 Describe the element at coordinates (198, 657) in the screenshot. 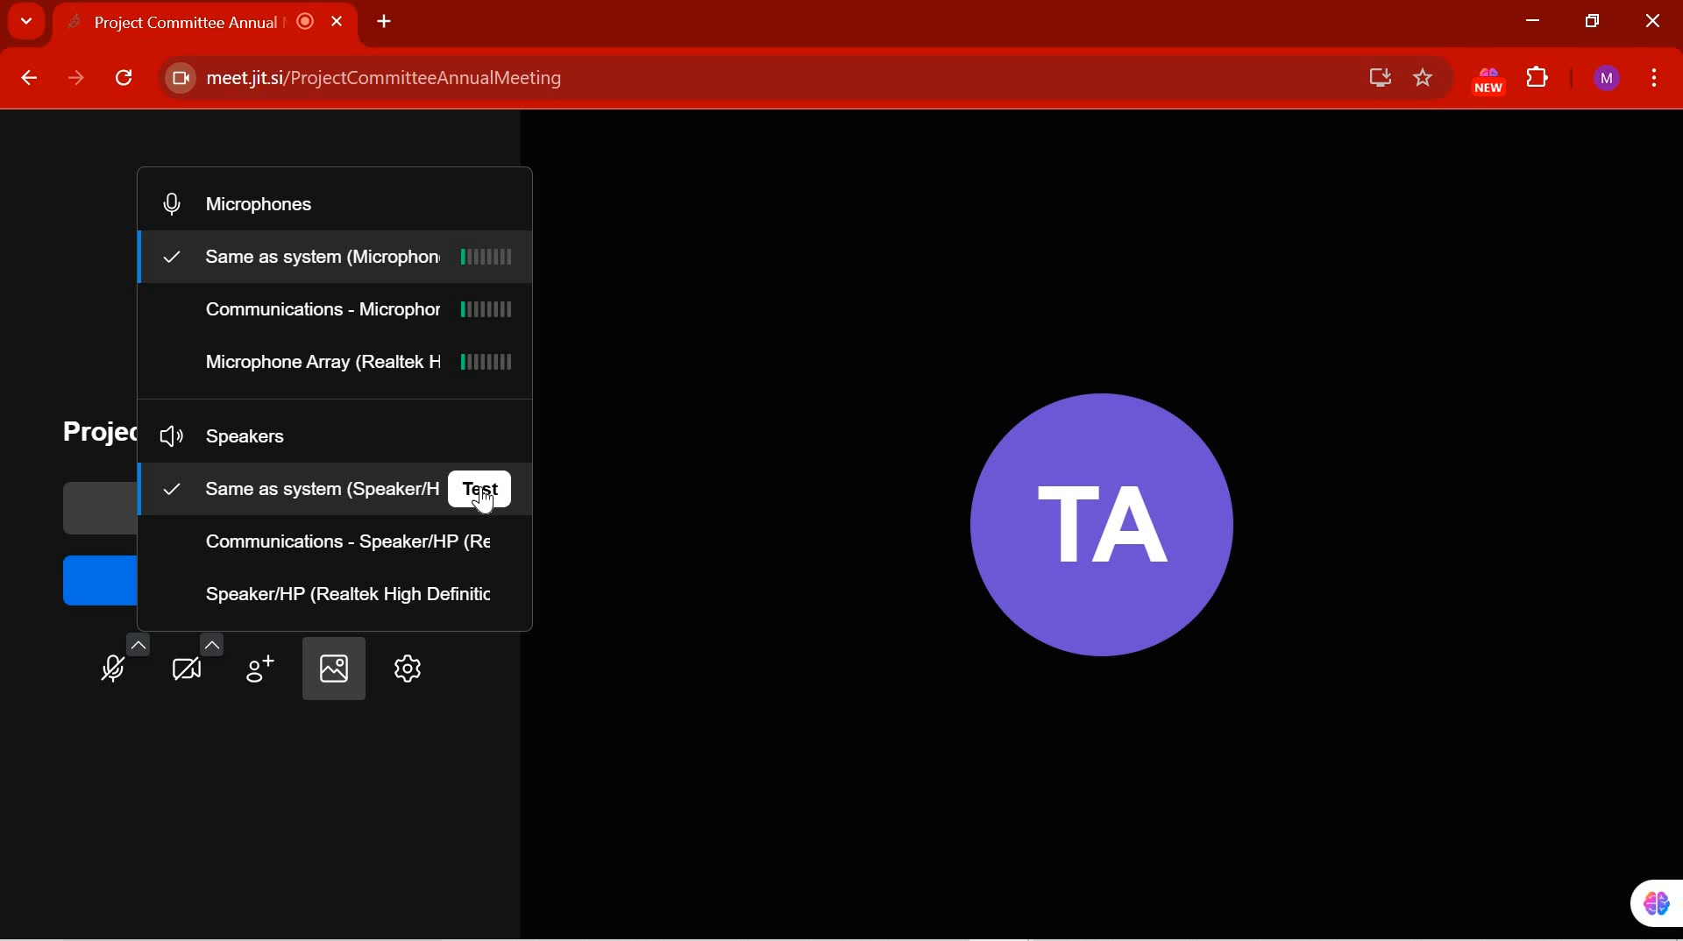

I see `video settings` at that location.